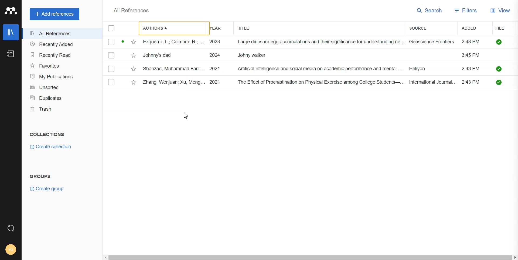 The height and width of the screenshot is (260, 518). Describe the element at coordinates (320, 82) in the screenshot. I see `The Effect of Procrastination on Physical Exercise among College Students` at that location.